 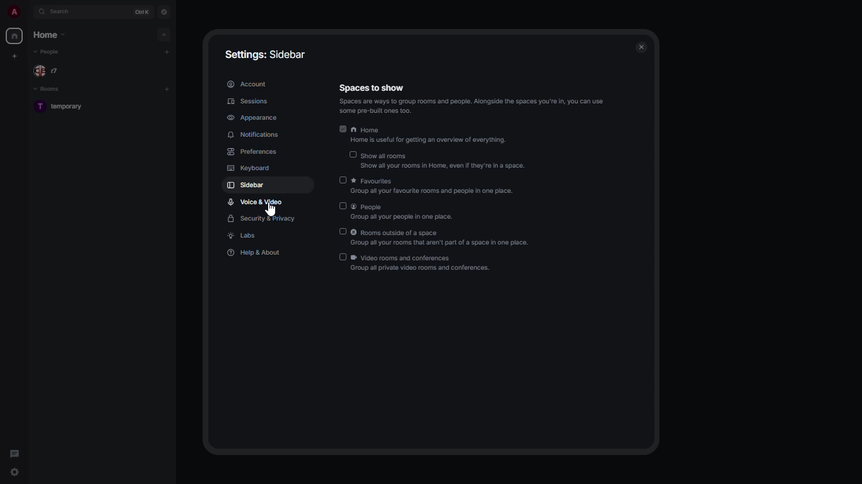 What do you see at coordinates (354, 156) in the screenshot?
I see `disabled` at bounding box center [354, 156].